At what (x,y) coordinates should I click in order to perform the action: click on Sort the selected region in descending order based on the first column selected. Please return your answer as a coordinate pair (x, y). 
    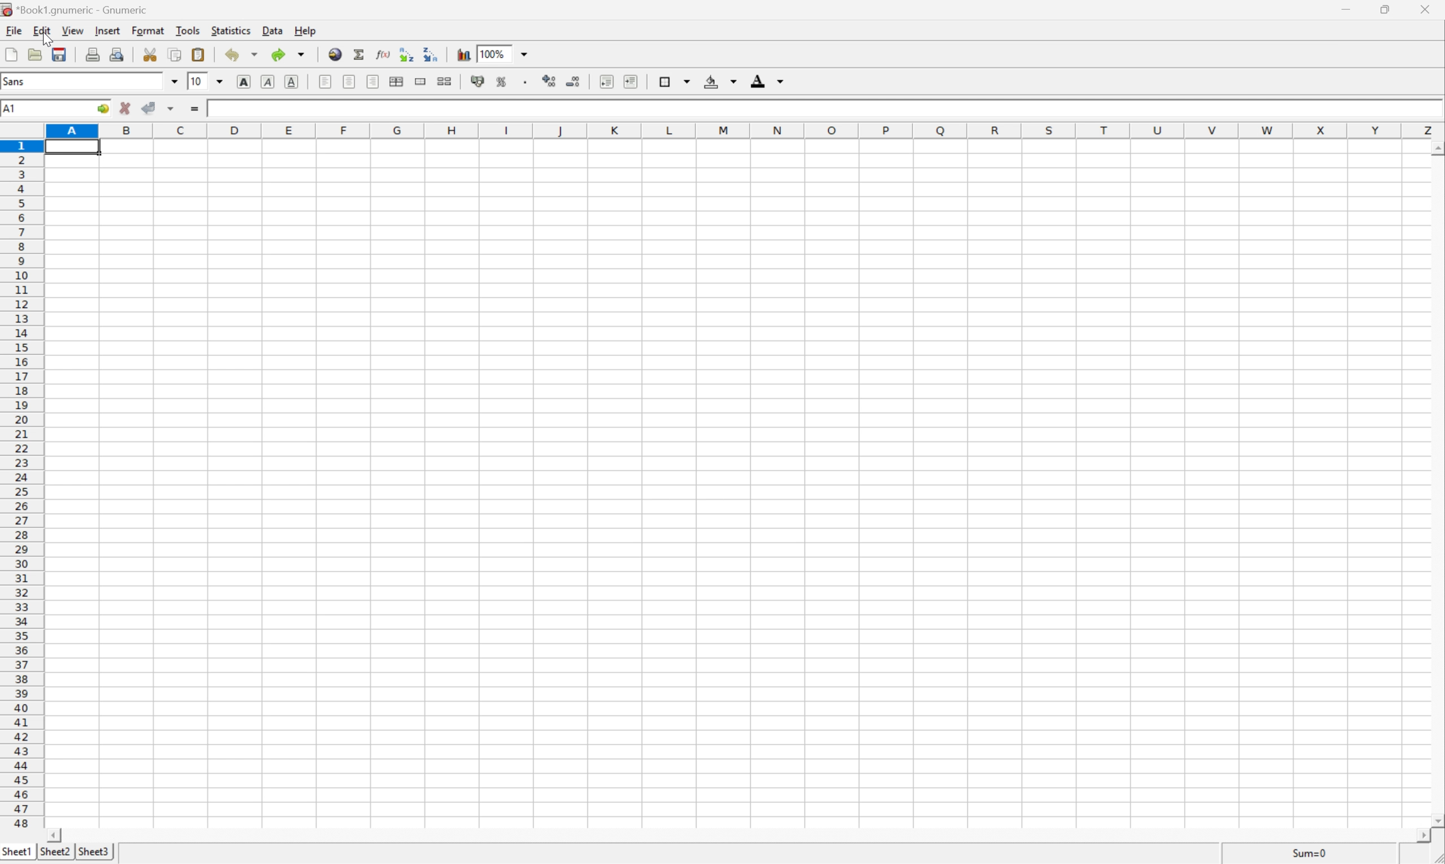
    Looking at the image, I should click on (431, 54).